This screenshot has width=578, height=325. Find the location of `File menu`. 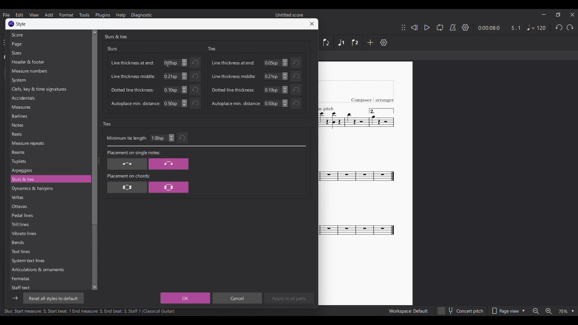

File menu is located at coordinates (7, 15).